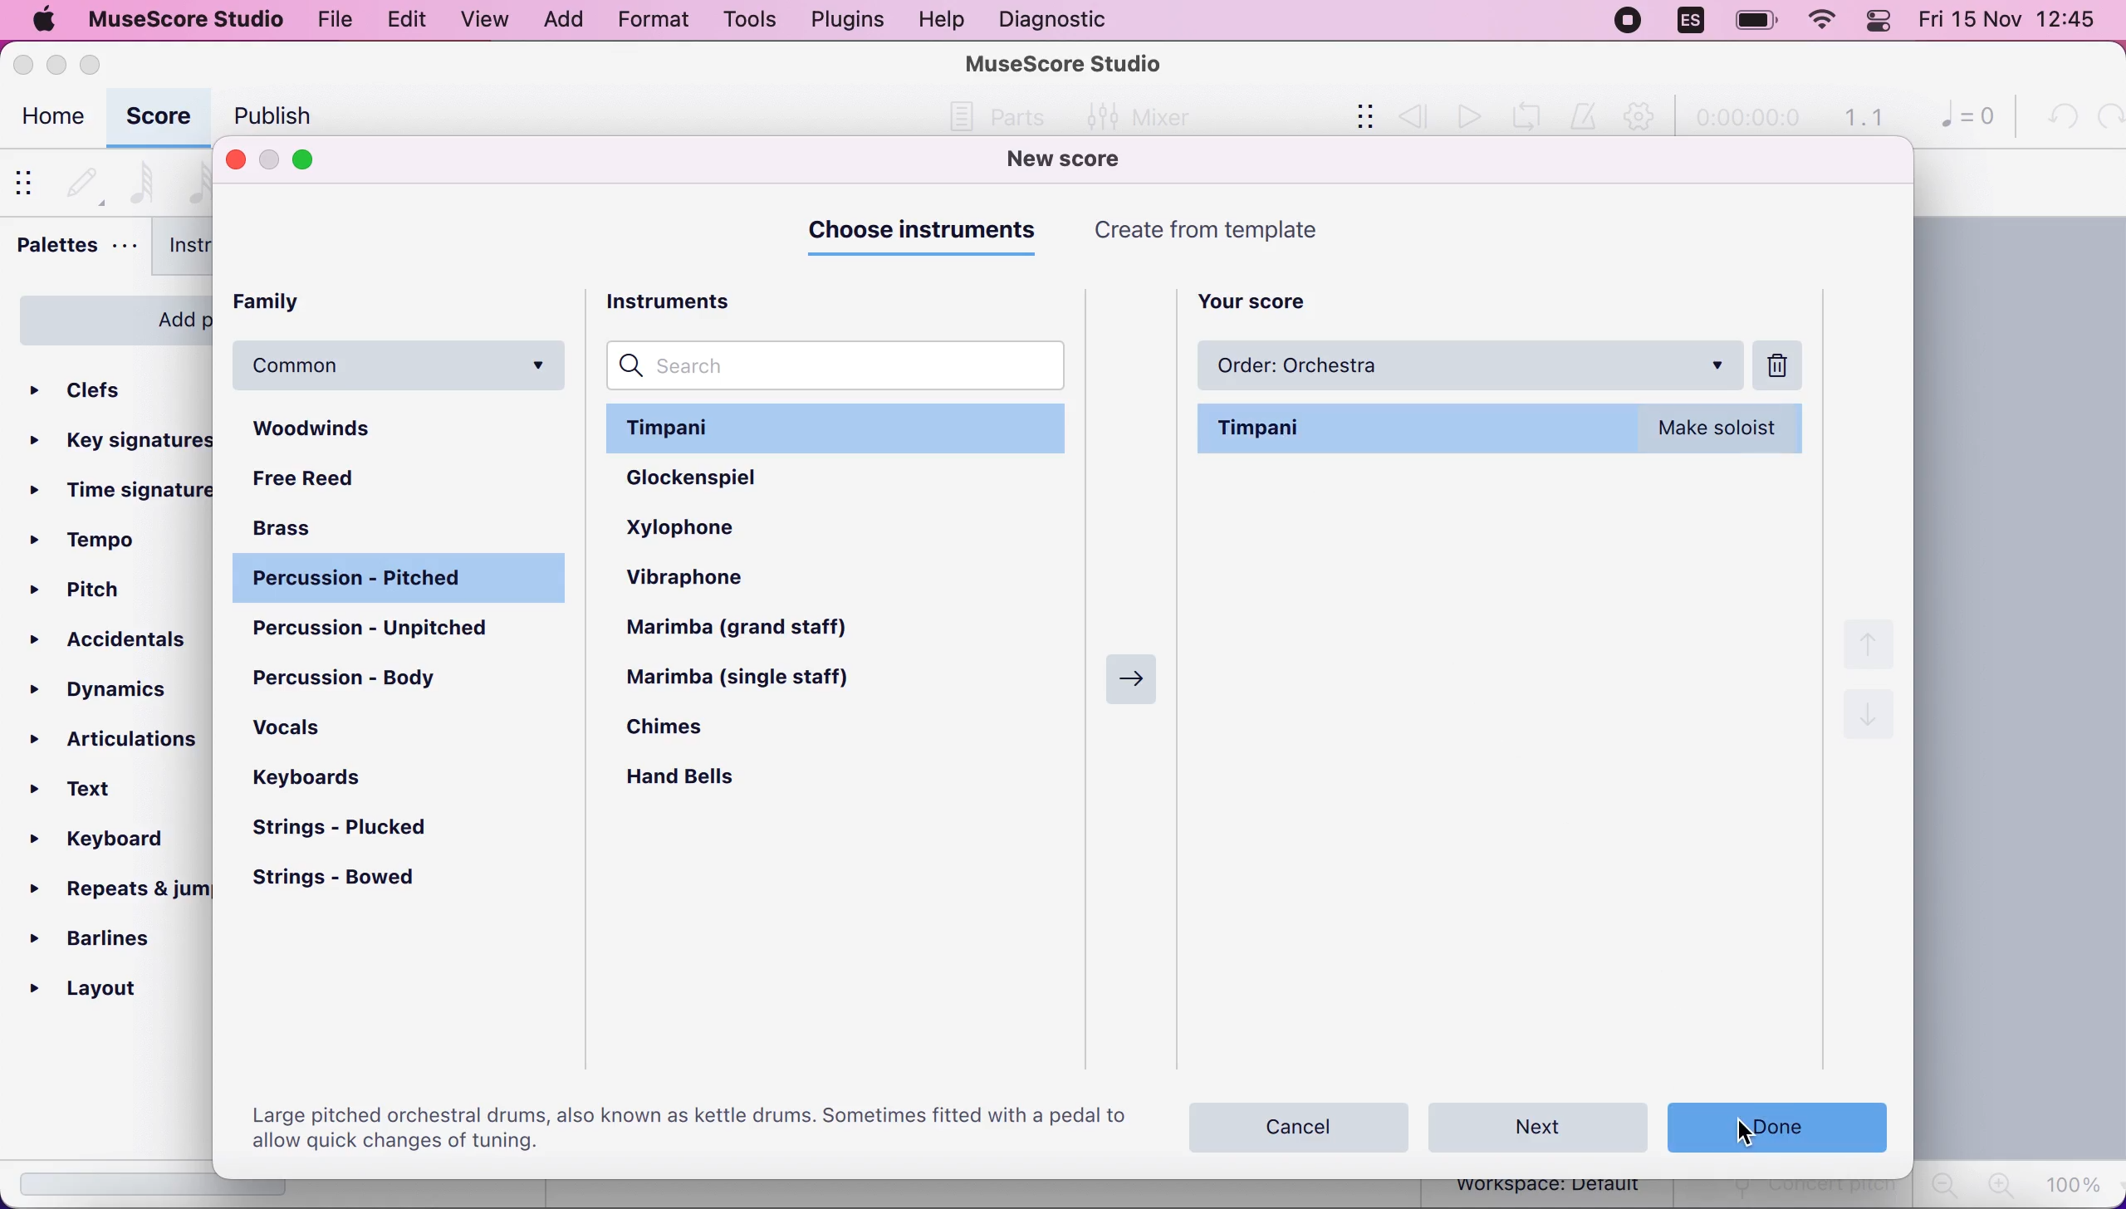  Describe the element at coordinates (1820, 24) in the screenshot. I see `wifi` at that location.